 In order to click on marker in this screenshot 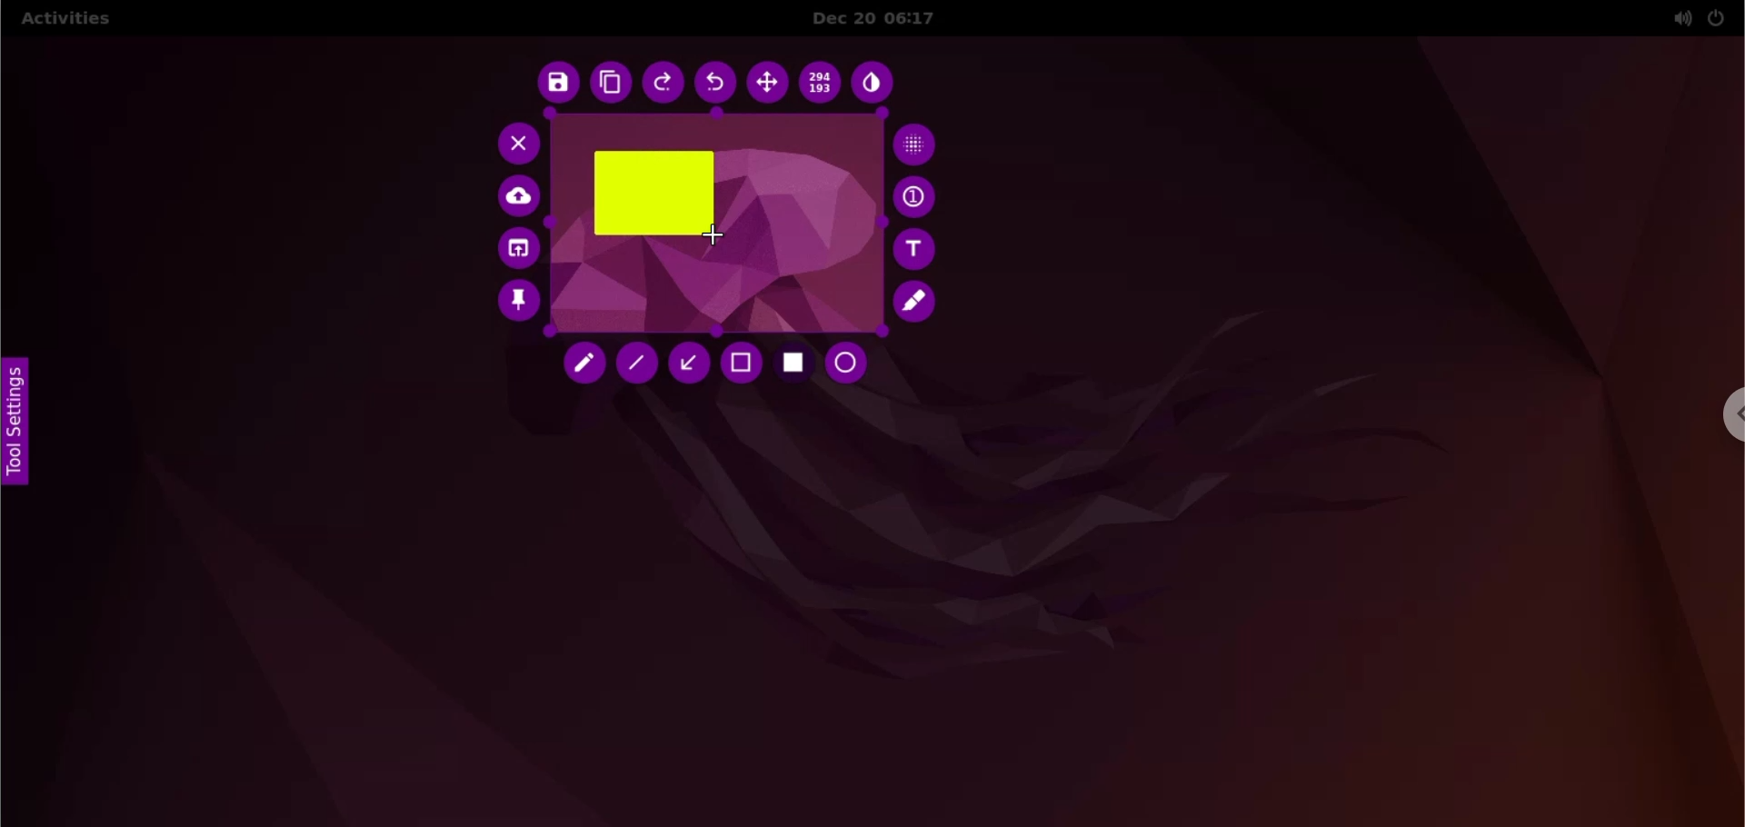, I will do `click(918, 302)`.